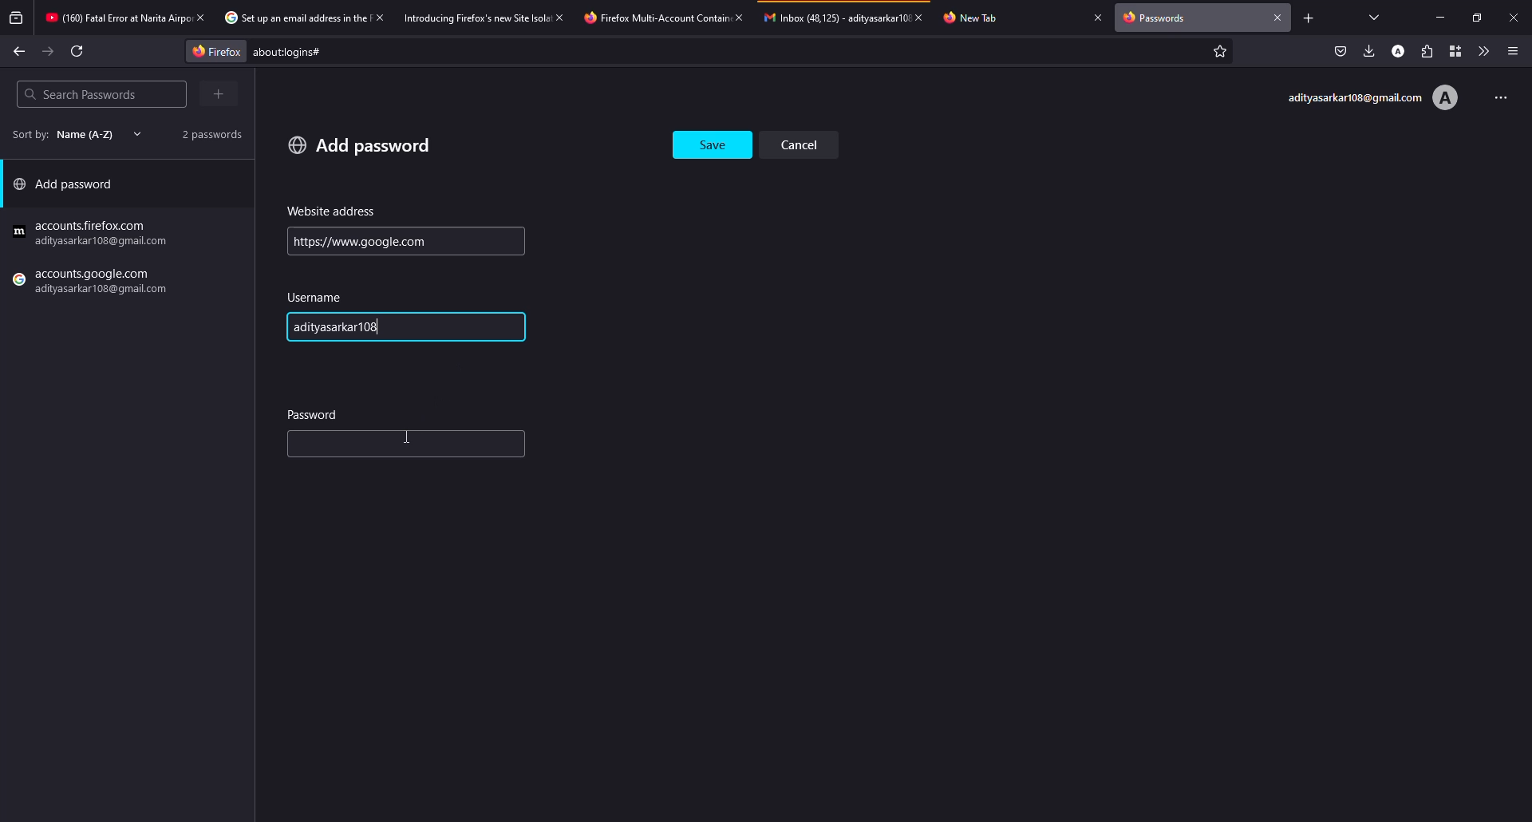  What do you see at coordinates (653, 18) in the screenshot?
I see `tab` at bounding box center [653, 18].